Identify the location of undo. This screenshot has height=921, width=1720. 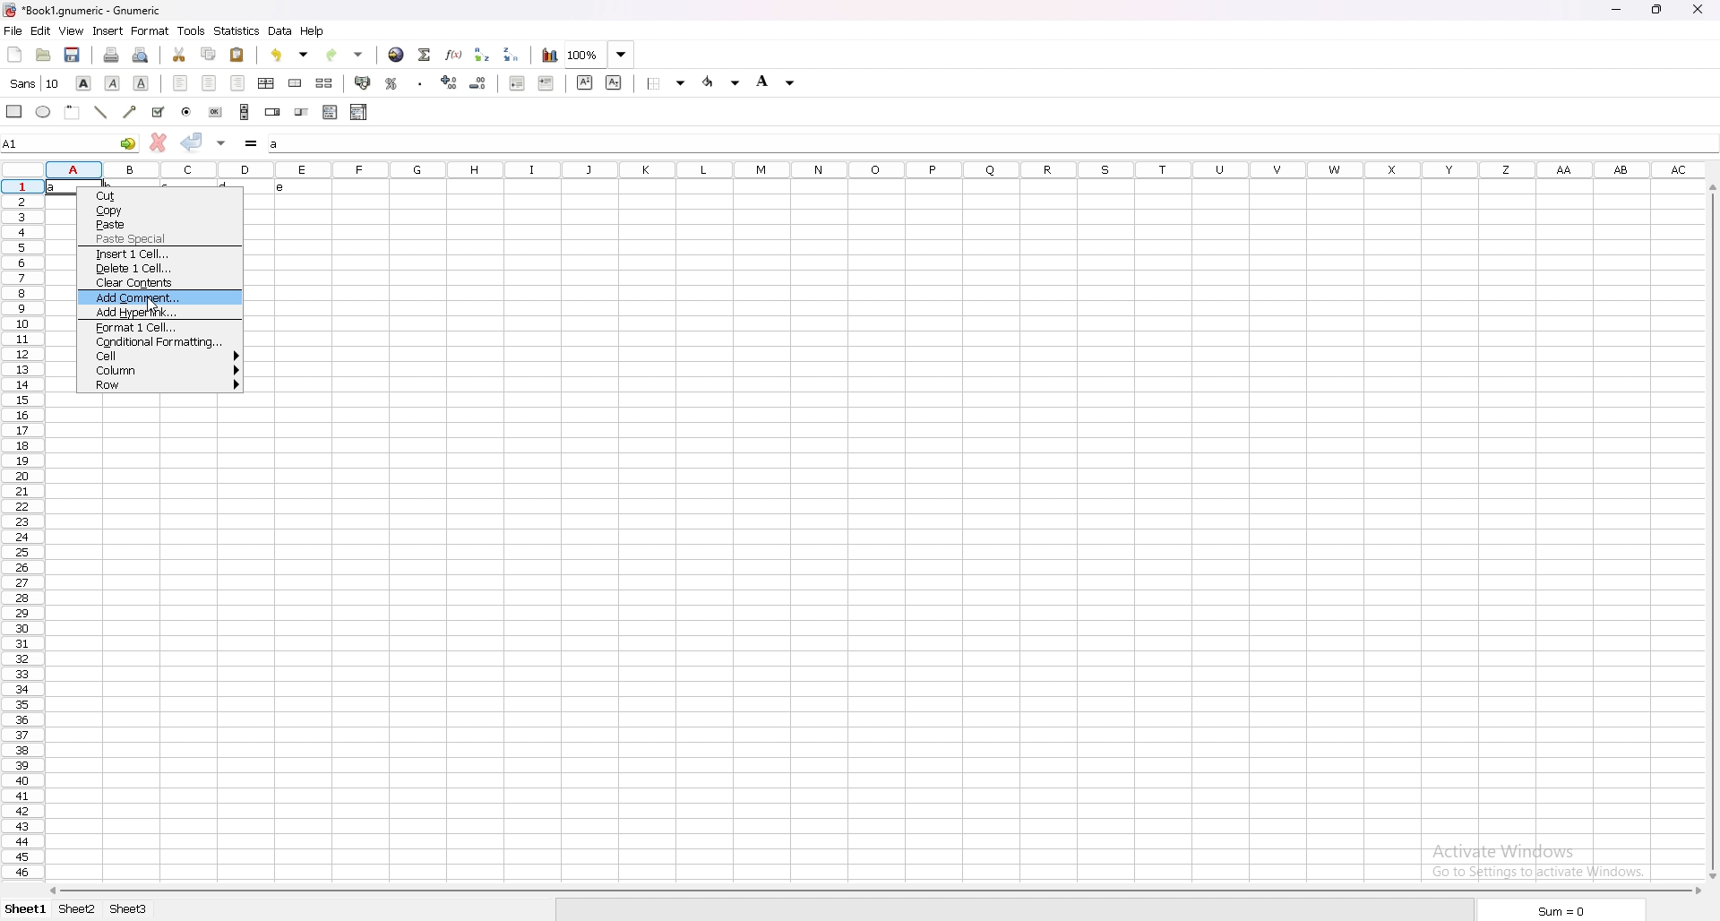
(289, 55).